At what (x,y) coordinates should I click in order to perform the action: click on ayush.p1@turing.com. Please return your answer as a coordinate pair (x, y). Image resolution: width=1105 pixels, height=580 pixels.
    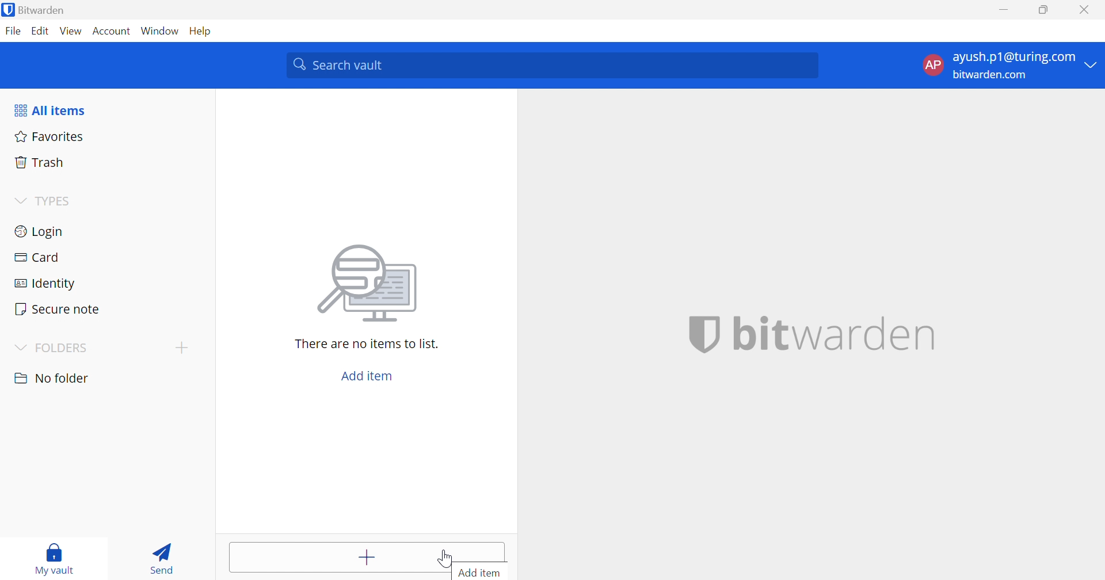
    Looking at the image, I should click on (1016, 59).